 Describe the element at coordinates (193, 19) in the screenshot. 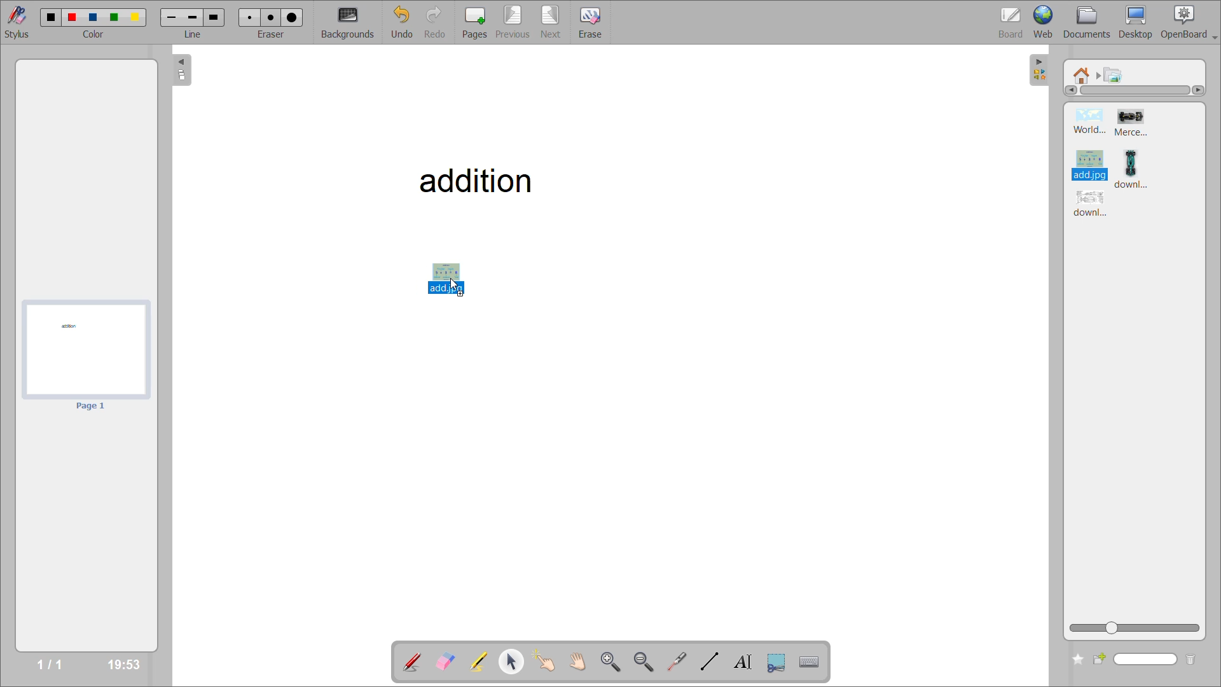

I see `line 2` at that location.